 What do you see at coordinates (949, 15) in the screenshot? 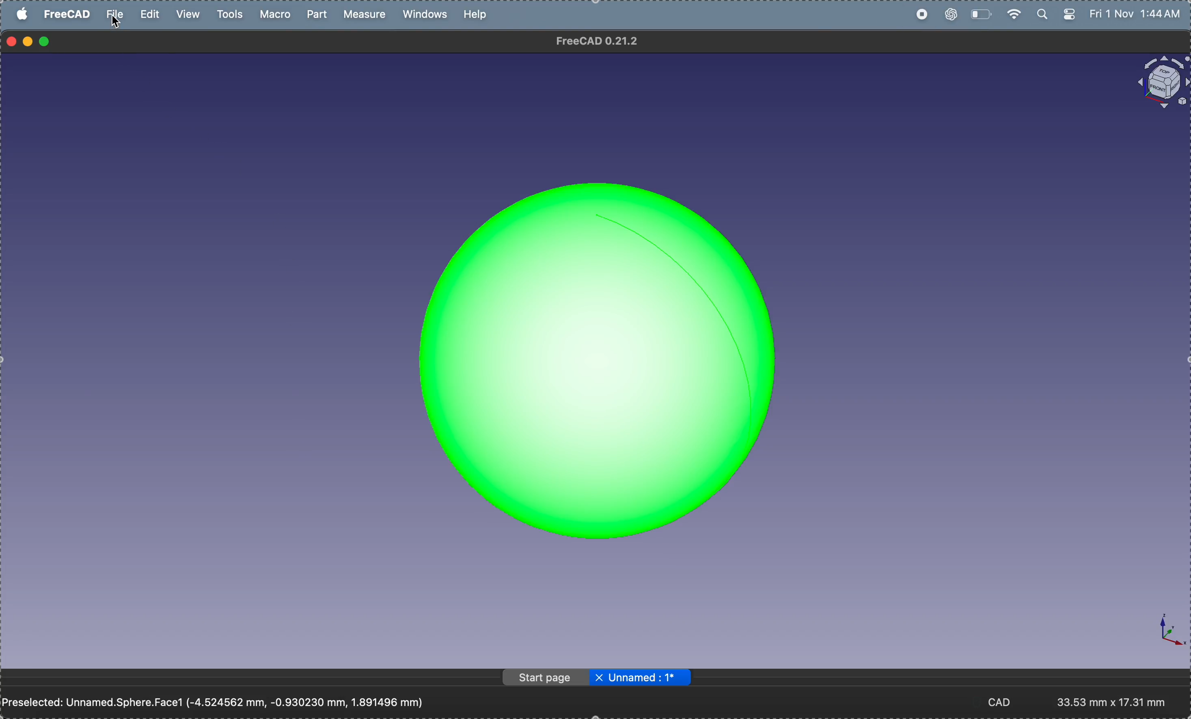
I see `chatgpt` at bounding box center [949, 15].